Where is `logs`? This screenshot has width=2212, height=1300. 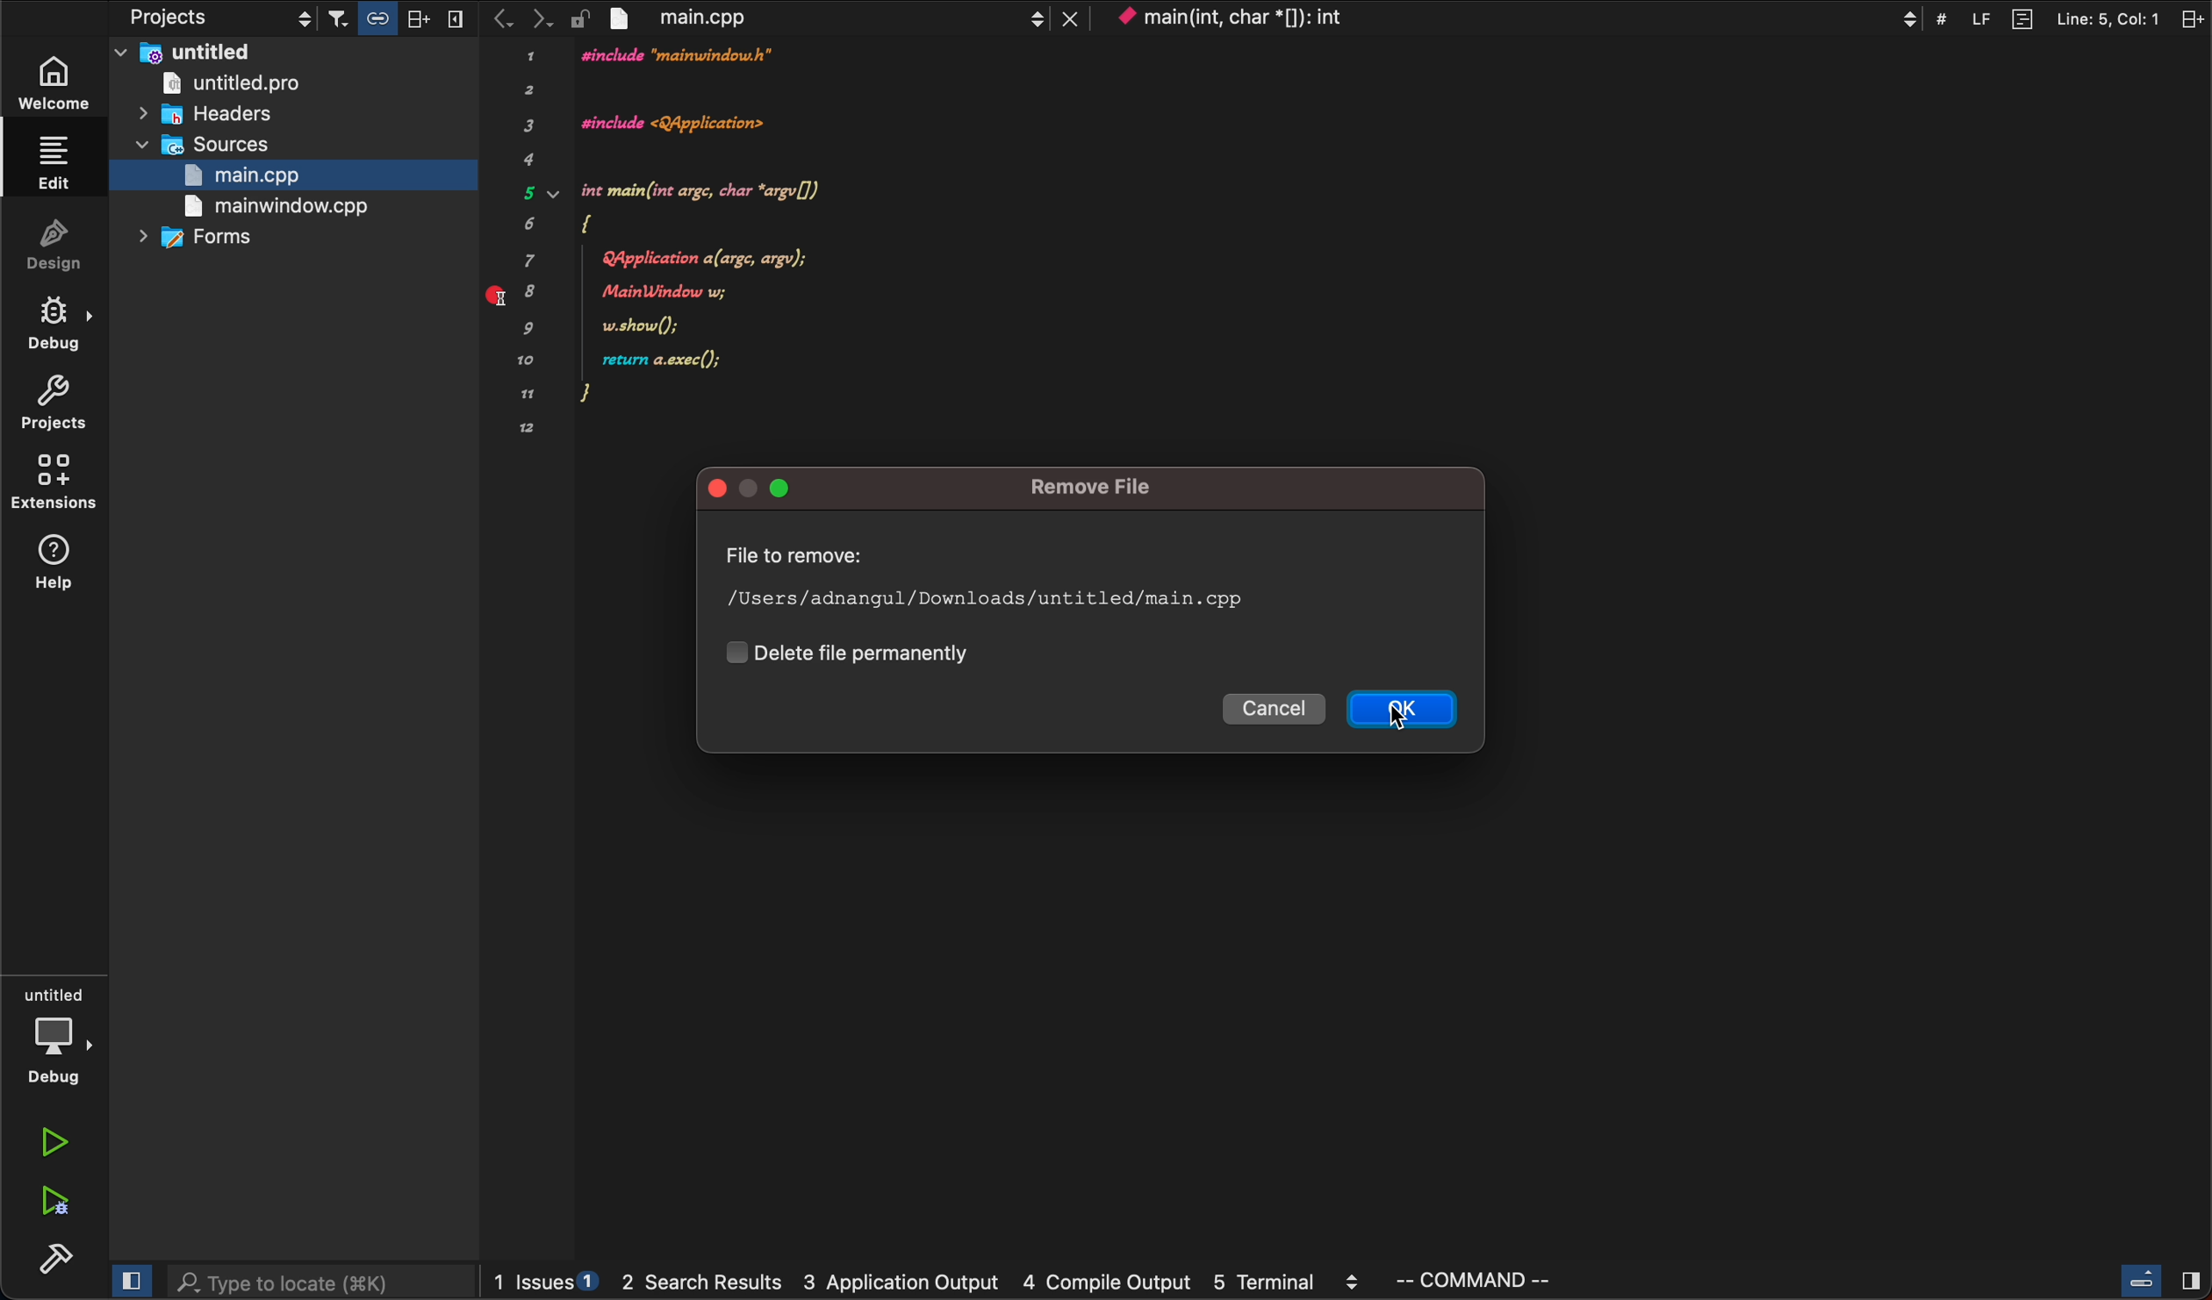
logs is located at coordinates (932, 1282).